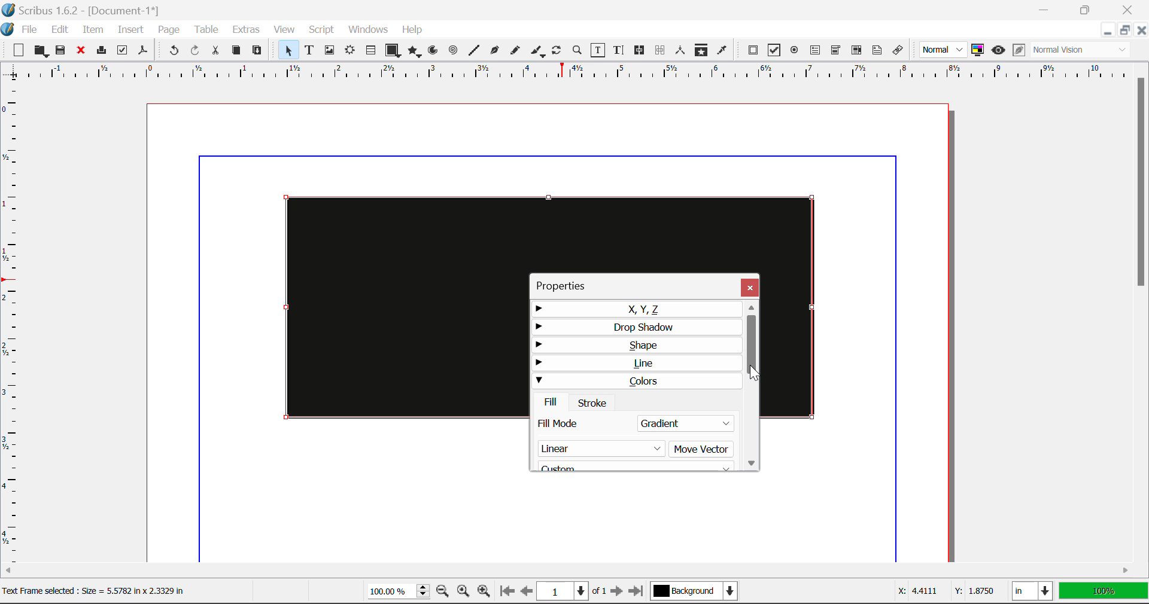 The image size is (1149, 604). I want to click on Link Annotation, so click(901, 51).